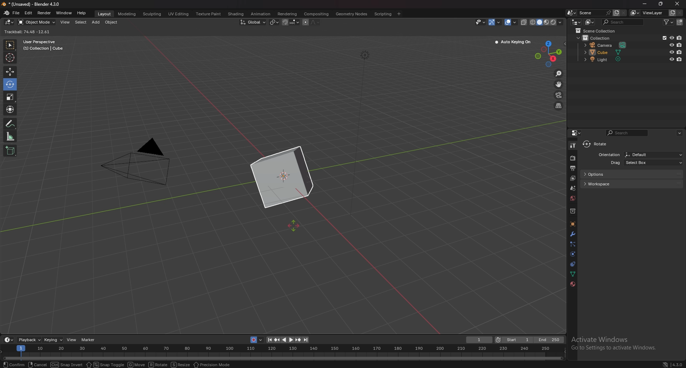  What do you see at coordinates (648, 13) in the screenshot?
I see `view layer` at bounding box center [648, 13].